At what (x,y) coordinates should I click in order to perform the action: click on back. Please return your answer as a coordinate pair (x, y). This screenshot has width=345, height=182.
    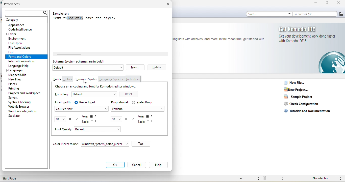
    Looking at the image, I should click on (146, 123).